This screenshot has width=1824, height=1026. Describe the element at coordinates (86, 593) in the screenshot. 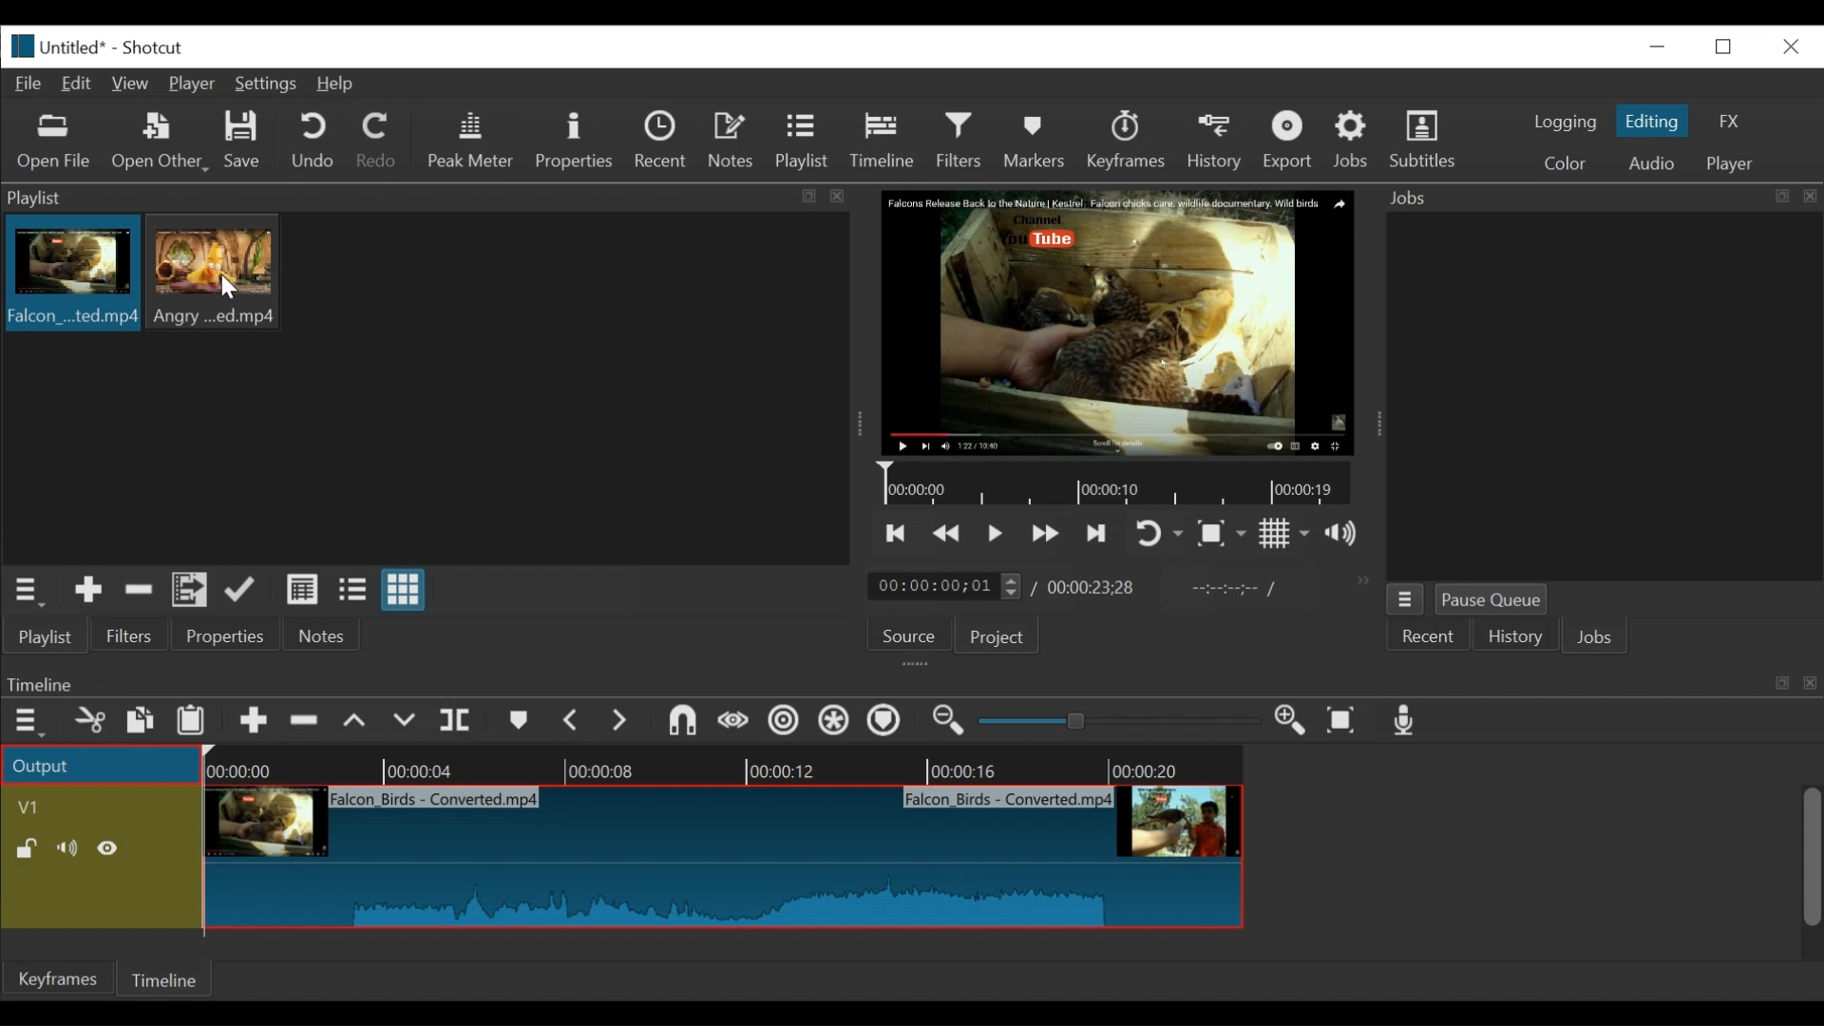

I see `Add the source to the playlist` at that location.